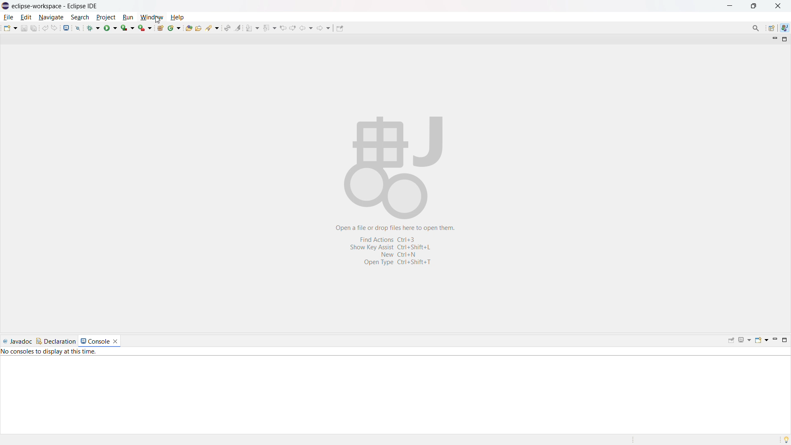 Image resolution: width=791 pixels, height=445 pixels. What do you see at coordinates (95, 341) in the screenshot?
I see `console` at bounding box center [95, 341].